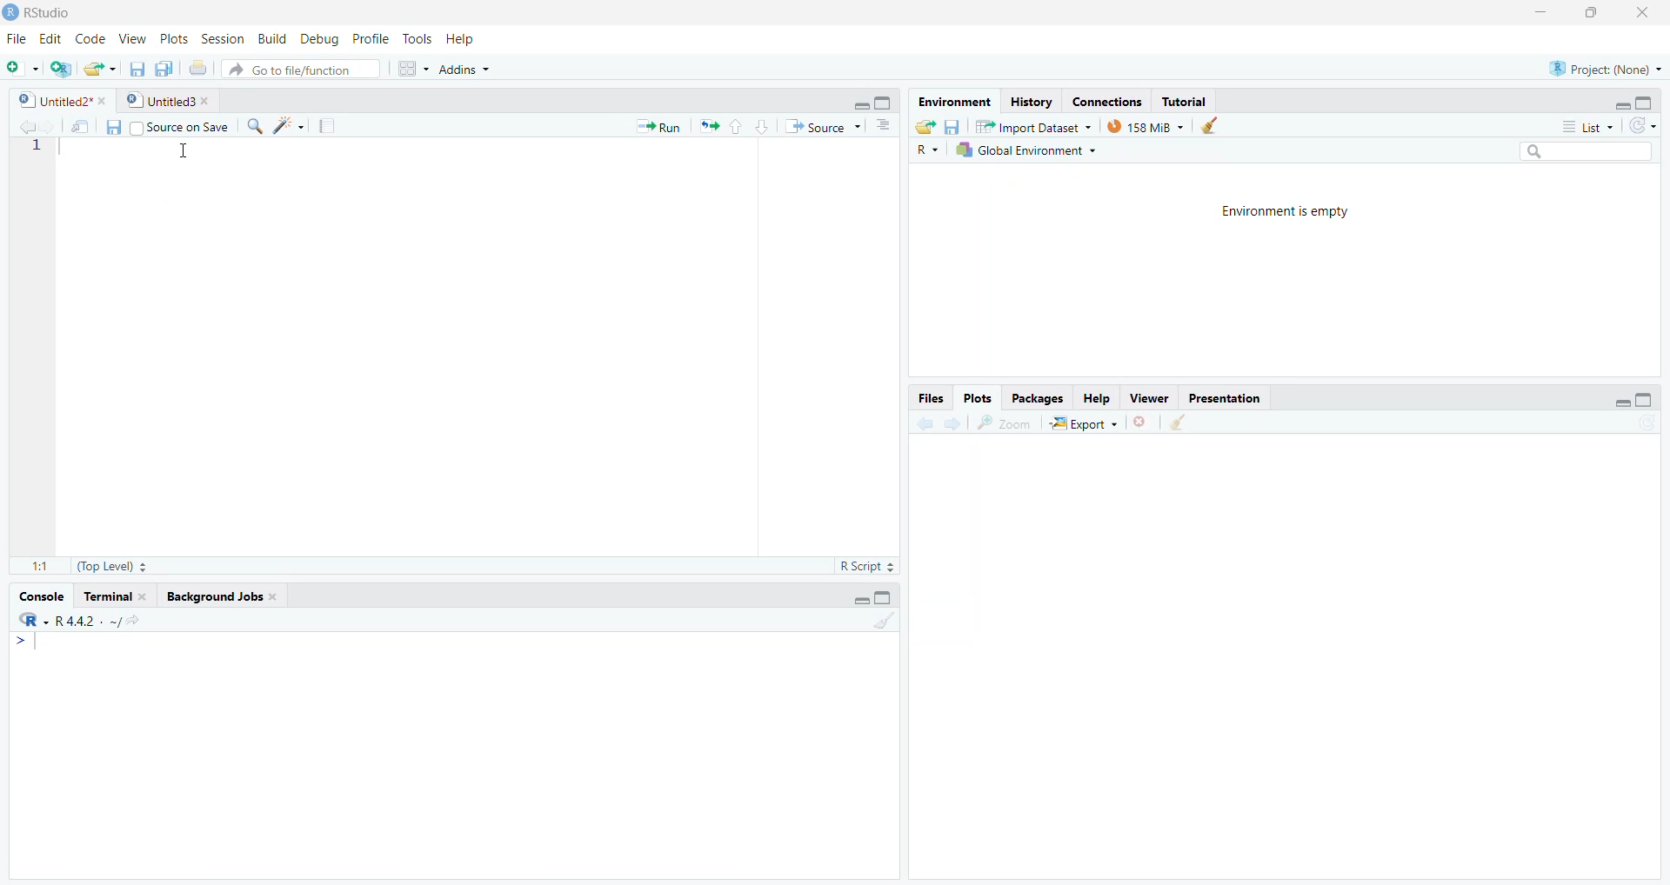  Describe the element at coordinates (925, 125) in the screenshot. I see `Load workspace` at that location.